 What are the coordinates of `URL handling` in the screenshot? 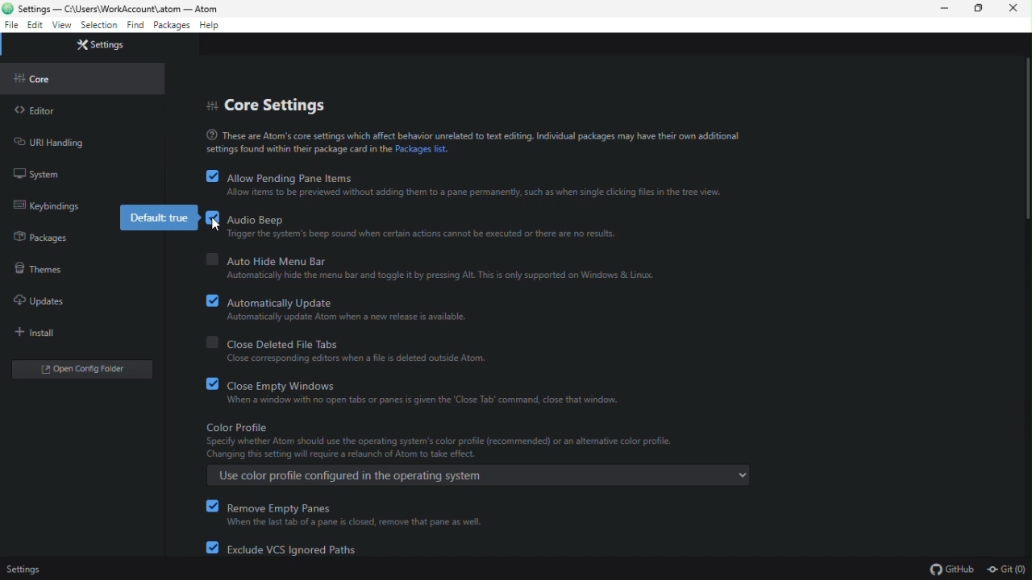 It's located at (60, 143).